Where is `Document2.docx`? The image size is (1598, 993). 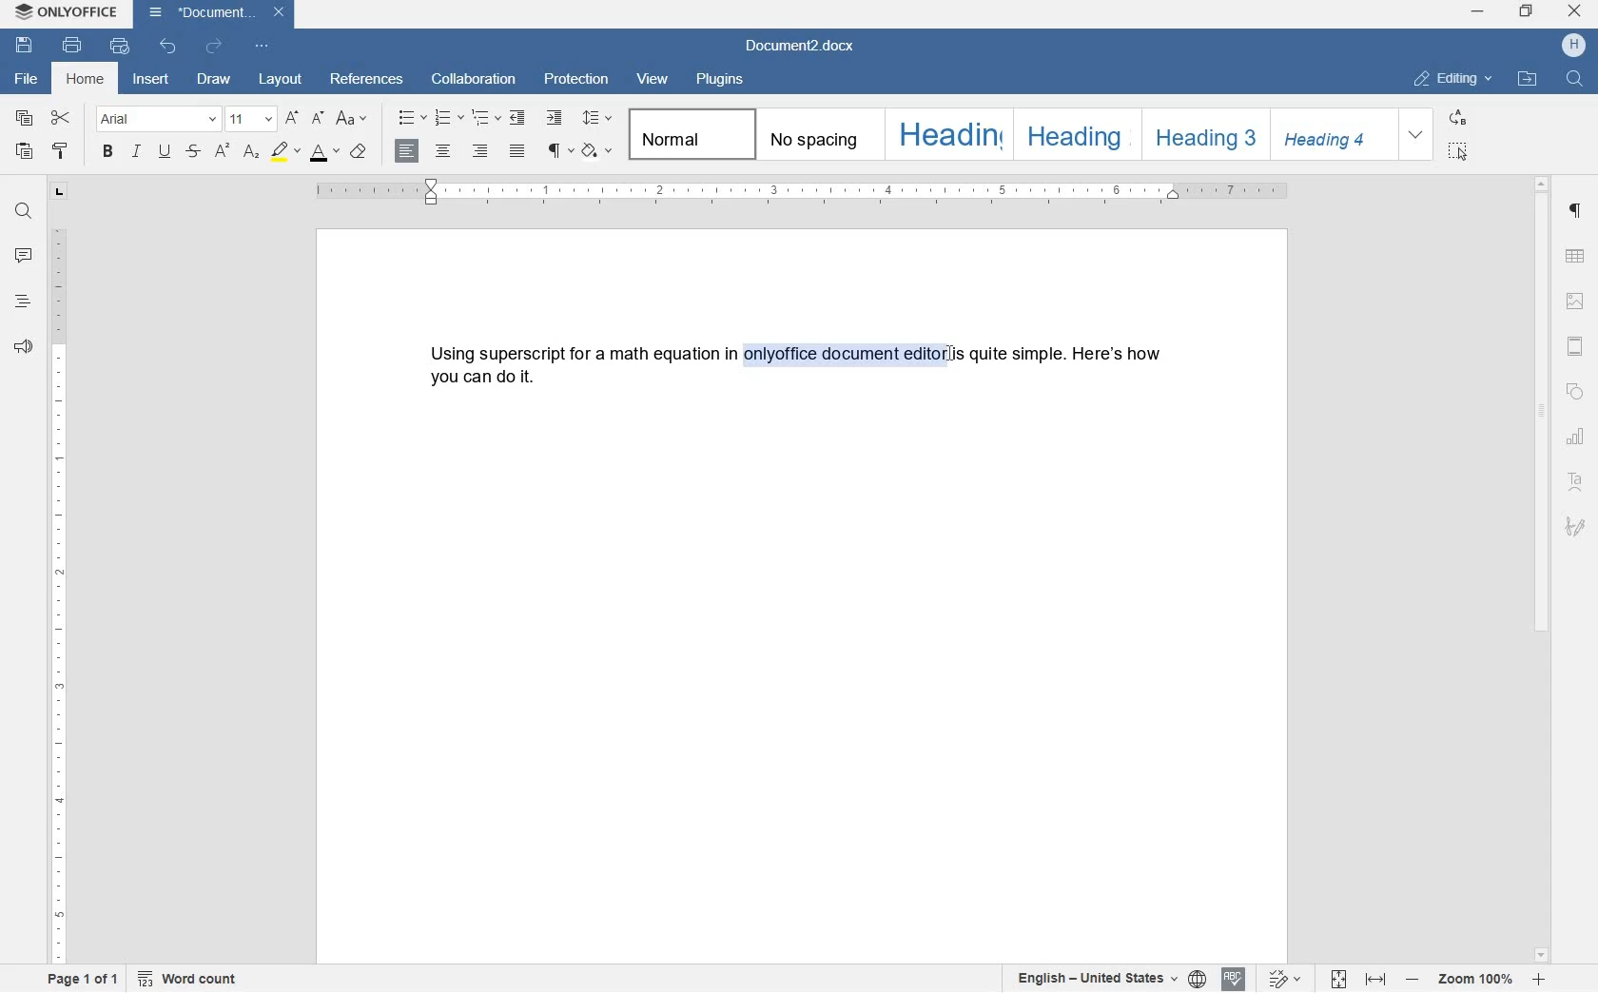 Document2.docx is located at coordinates (801, 46).